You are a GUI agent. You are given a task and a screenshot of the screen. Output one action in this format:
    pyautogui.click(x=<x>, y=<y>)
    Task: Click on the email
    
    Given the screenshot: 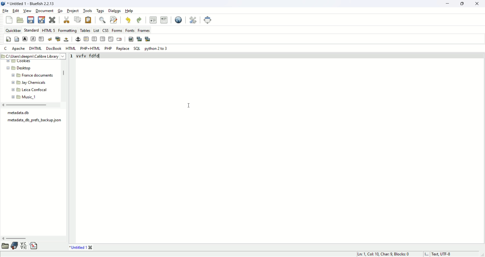 What is the action you would take?
    pyautogui.click(x=120, y=39)
    